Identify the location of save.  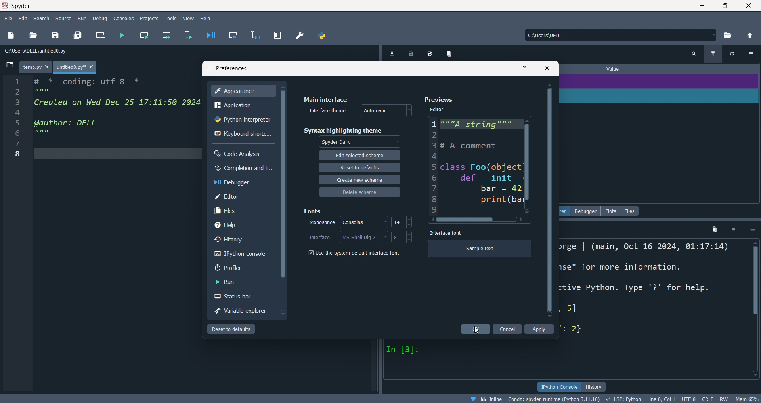
(412, 52).